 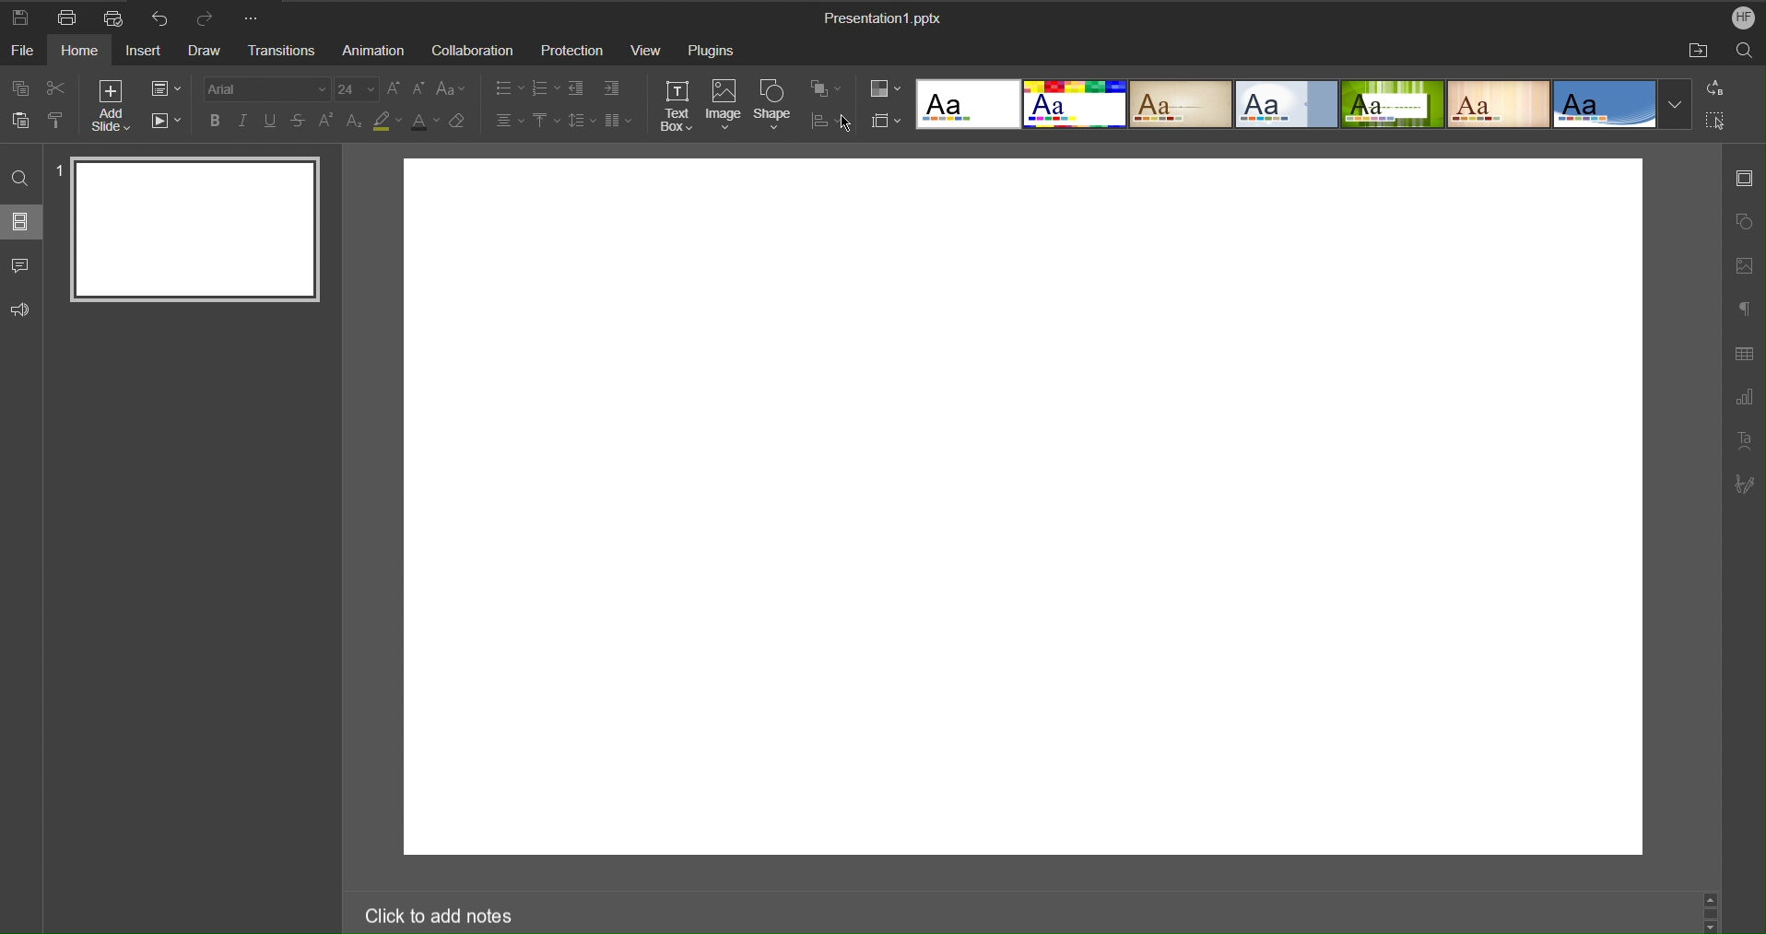 What do you see at coordinates (457, 122) in the screenshot?
I see `Erase Style` at bounding box center [457, 122].